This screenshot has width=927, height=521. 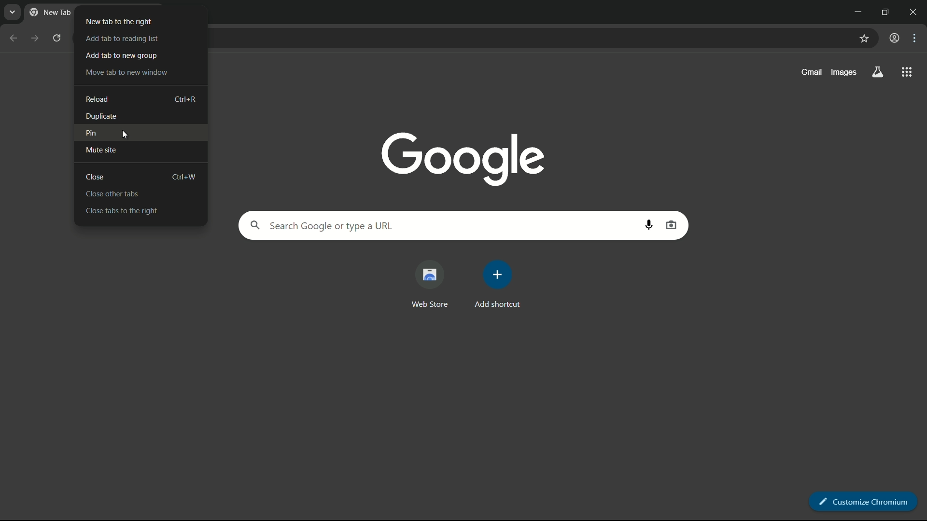 What do you see at coordinates (497, 285) in the screenshot?
I see `add shortcut` at bounding box center [497, 285].